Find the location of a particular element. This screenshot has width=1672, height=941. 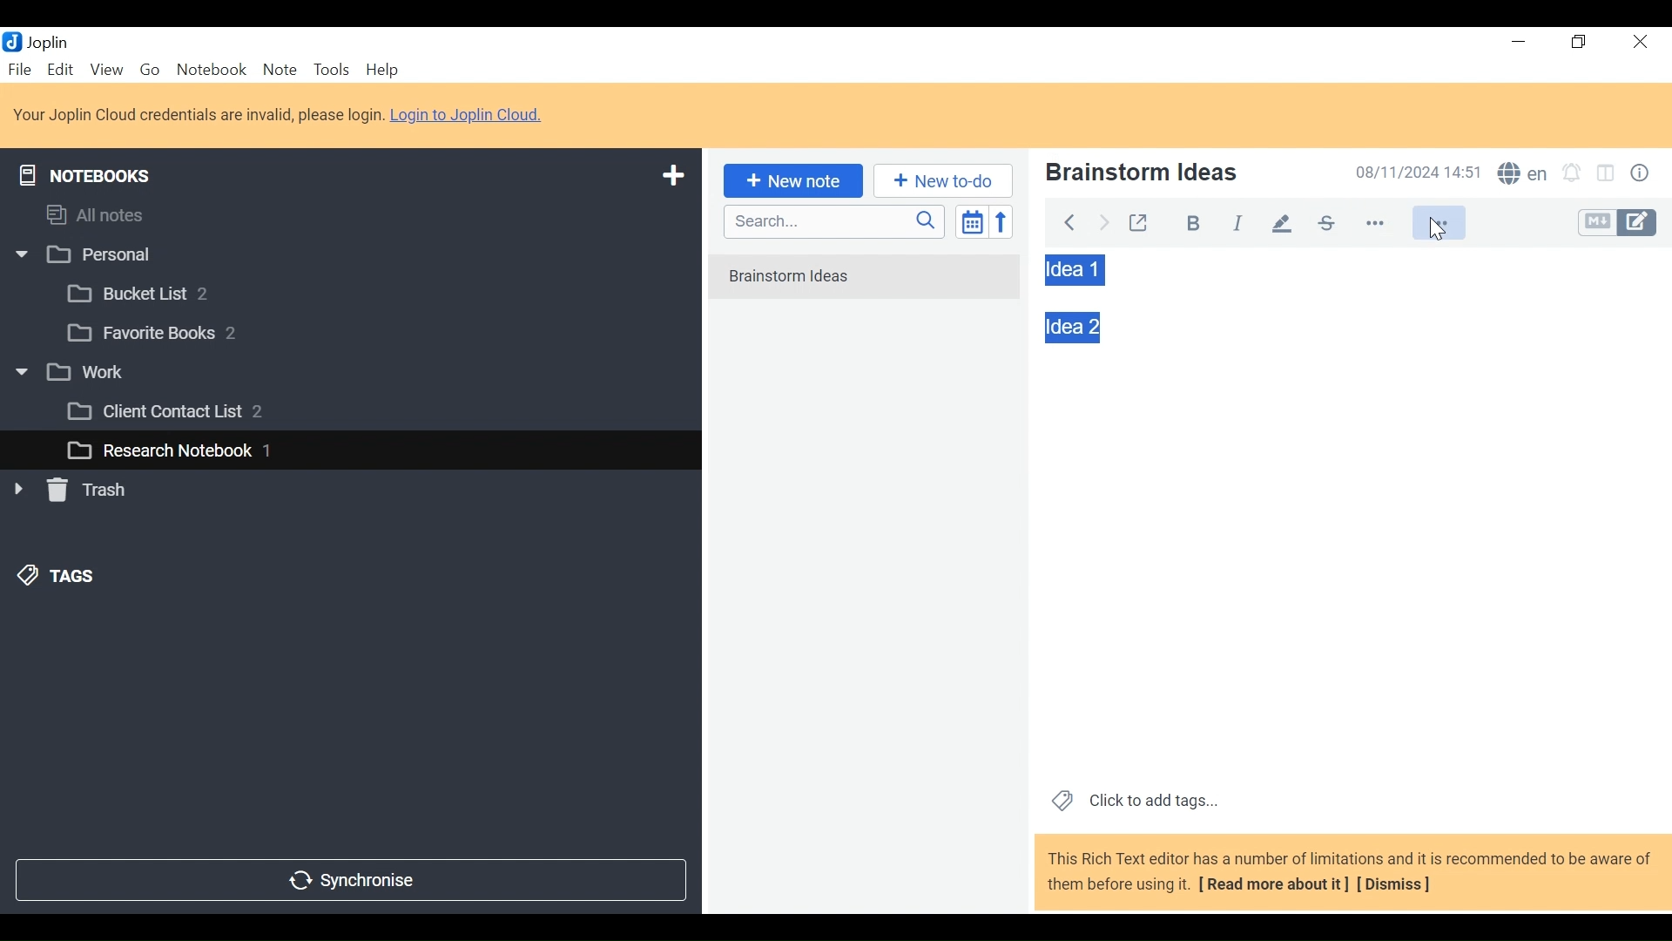

Help is located at coordinates (385, 71).